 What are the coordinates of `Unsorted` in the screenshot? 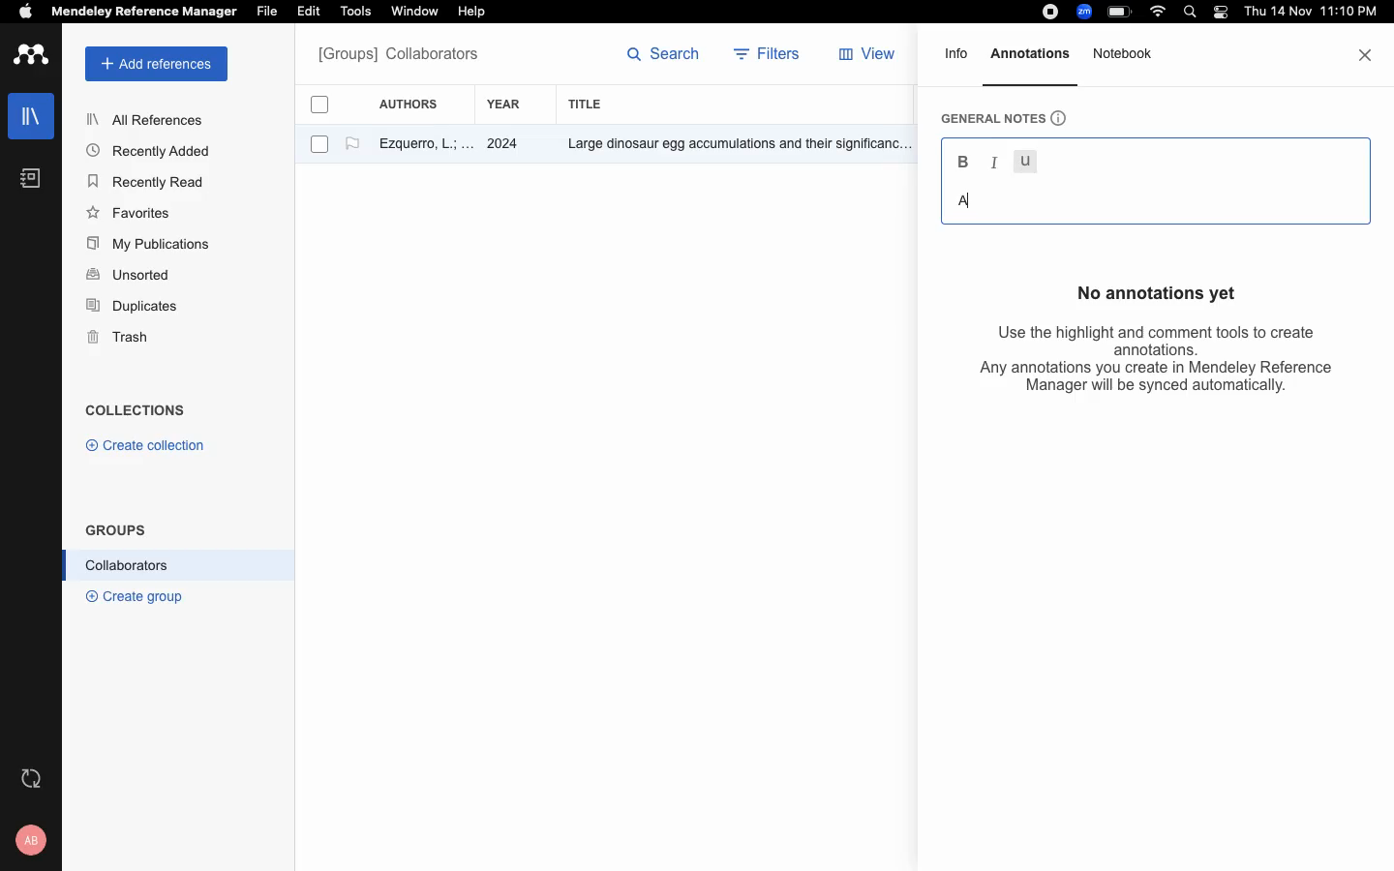 It's located at (131, 276).